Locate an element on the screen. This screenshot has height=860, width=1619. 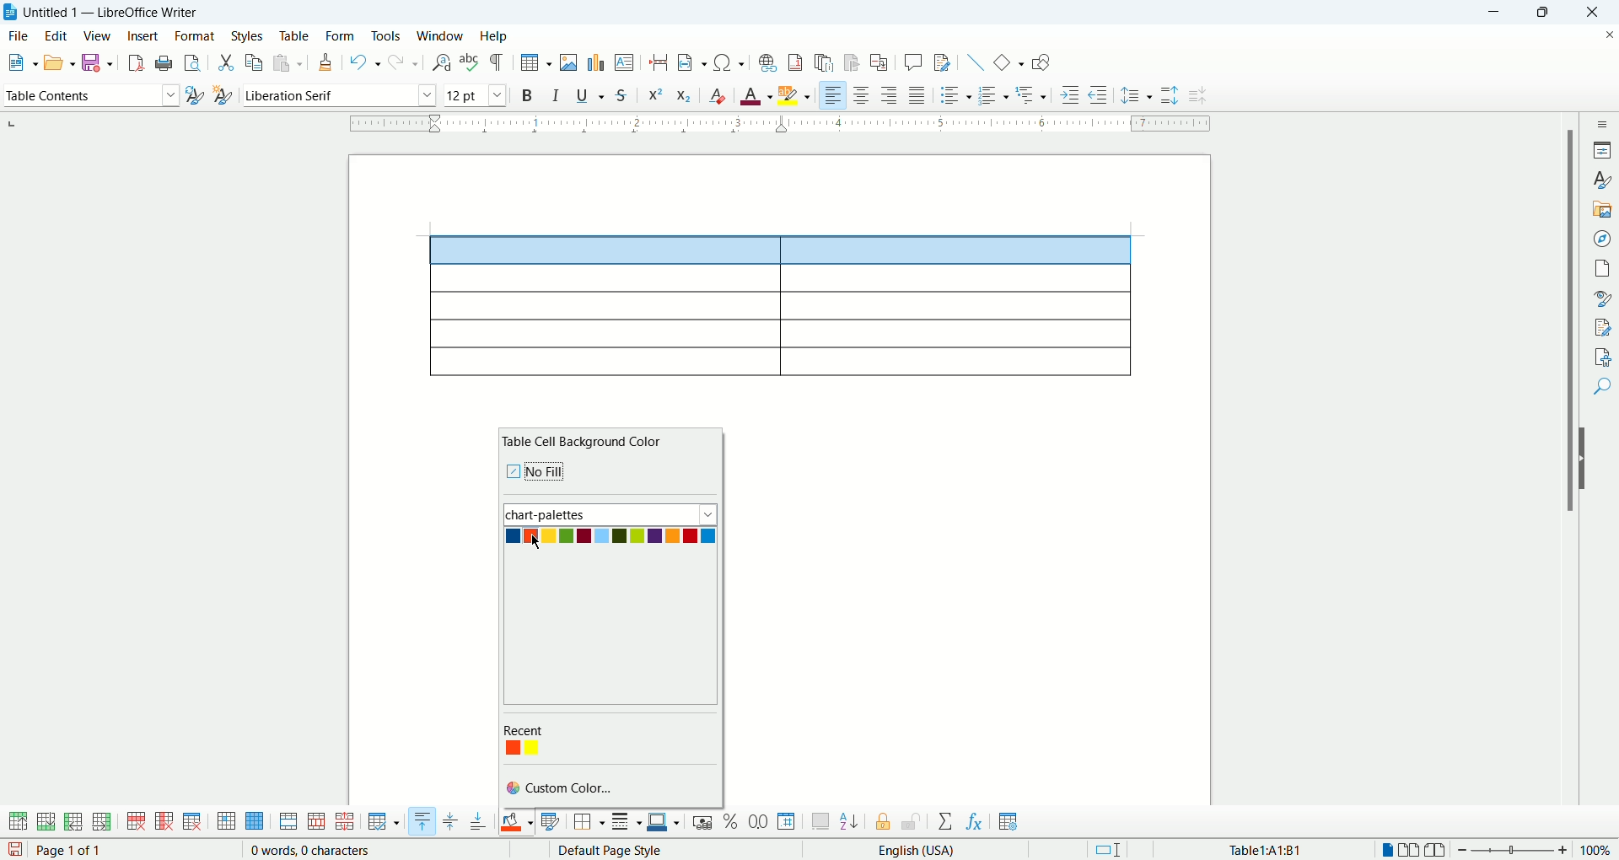
align top is located at coordinates (421, 821).